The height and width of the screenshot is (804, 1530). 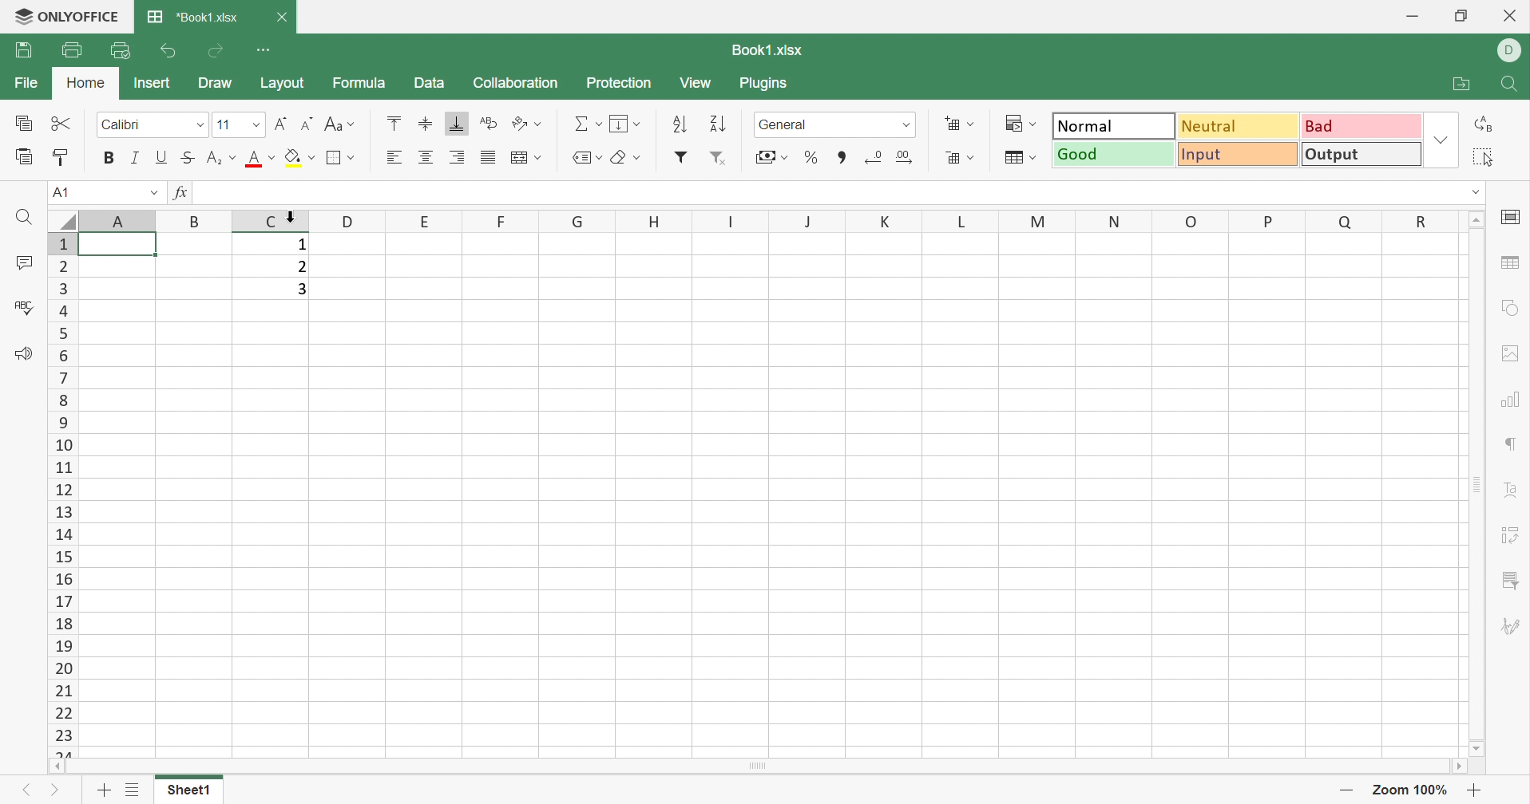 I want to click on Cut, so click(x=61, y=124).